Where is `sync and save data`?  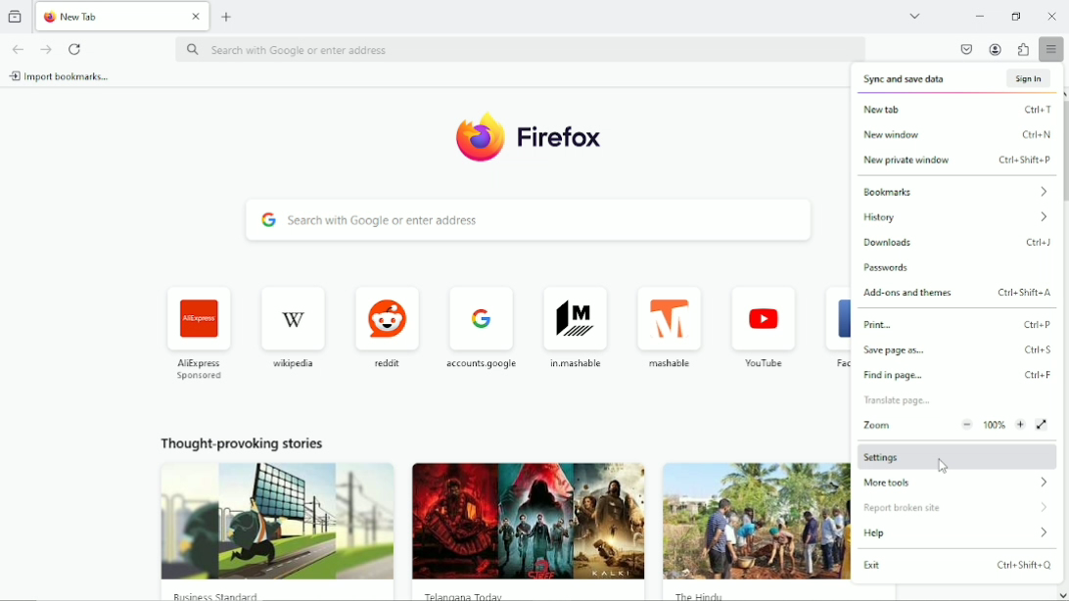 sync and save data is located at coordinates (958, 77).